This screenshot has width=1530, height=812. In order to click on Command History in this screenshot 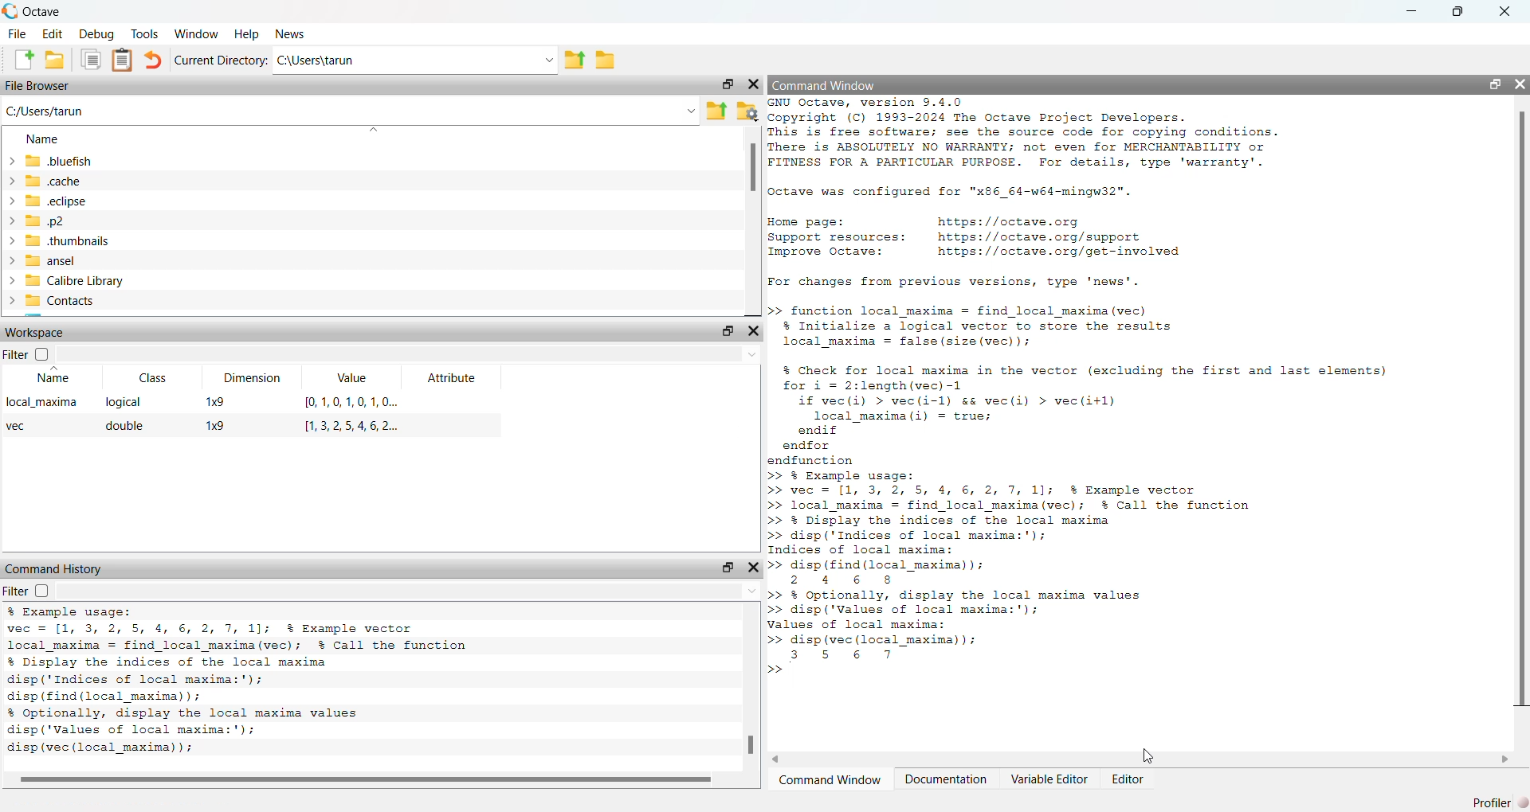, I will do `click(56, 569)`.